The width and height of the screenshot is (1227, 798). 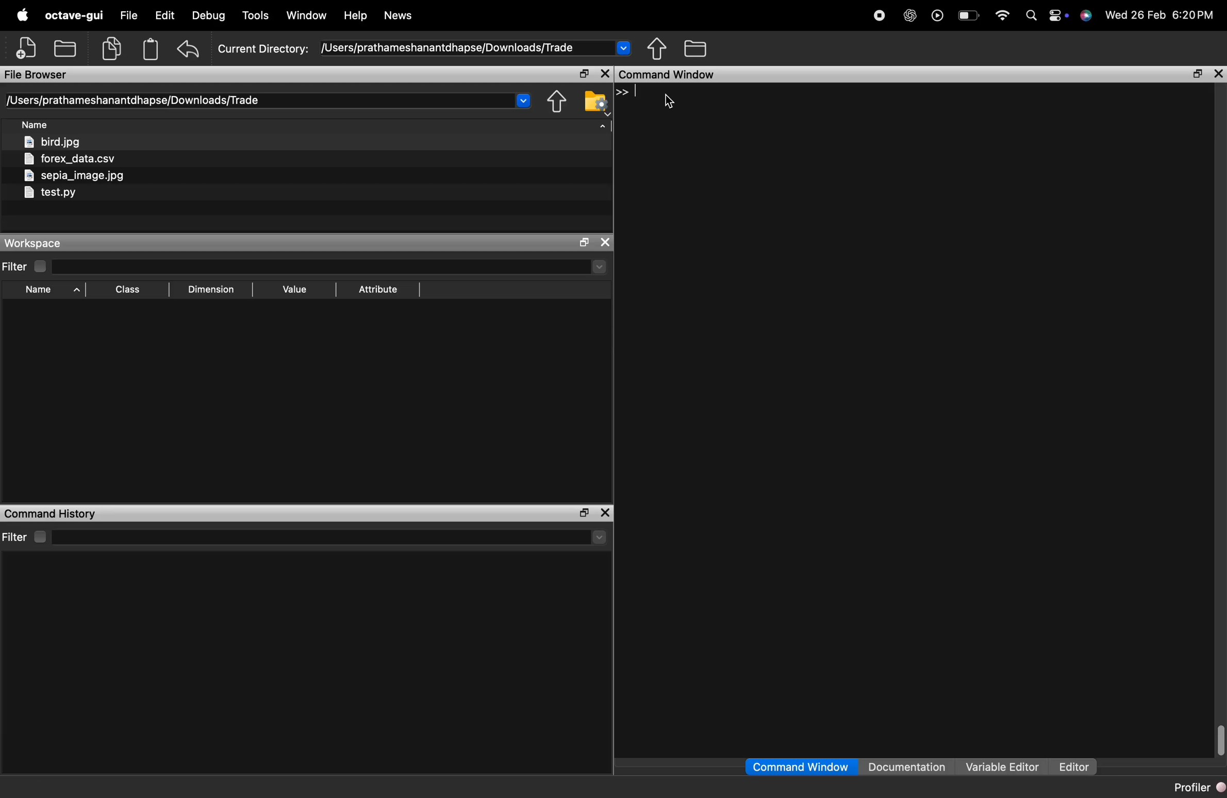 I want to click on undo, so click(x=190, y=49).